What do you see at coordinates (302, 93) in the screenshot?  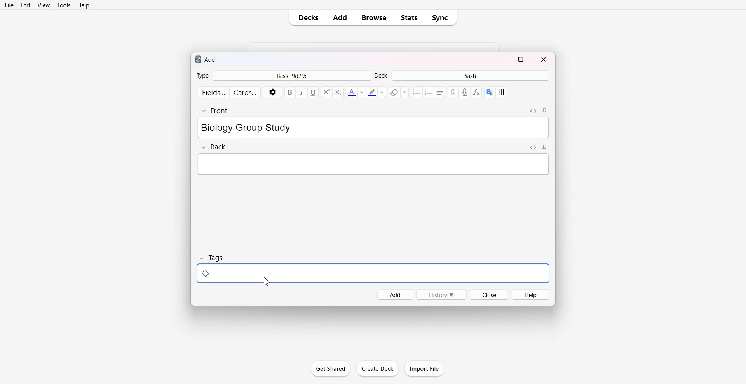 I see `Italic` at bounding box center [302, 93].